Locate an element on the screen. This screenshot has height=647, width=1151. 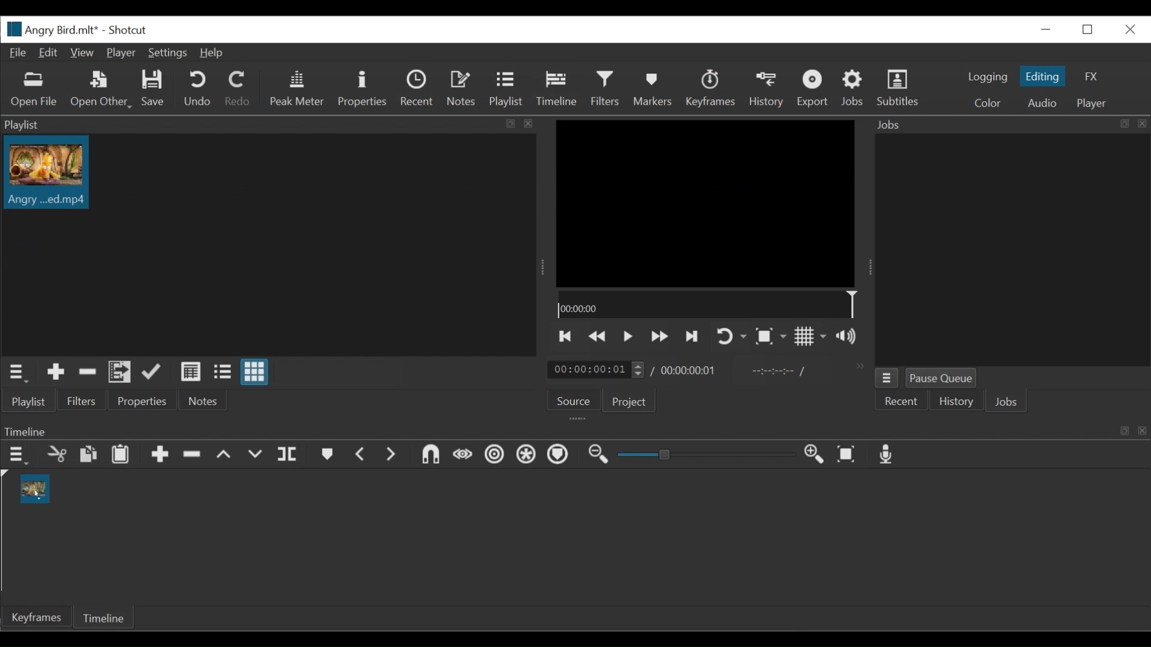
Edit is located at coordinates (50, 53).